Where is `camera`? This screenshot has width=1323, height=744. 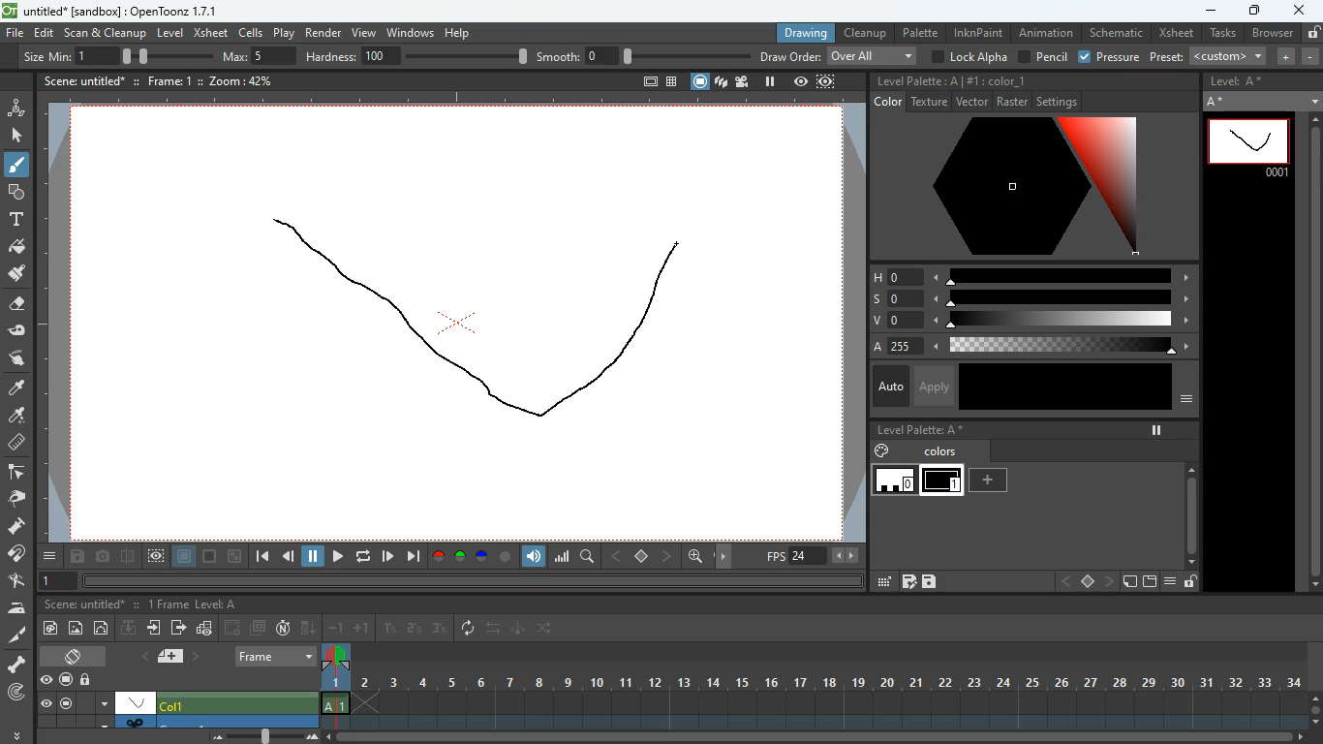 camera is located at coordinates (105, 557).